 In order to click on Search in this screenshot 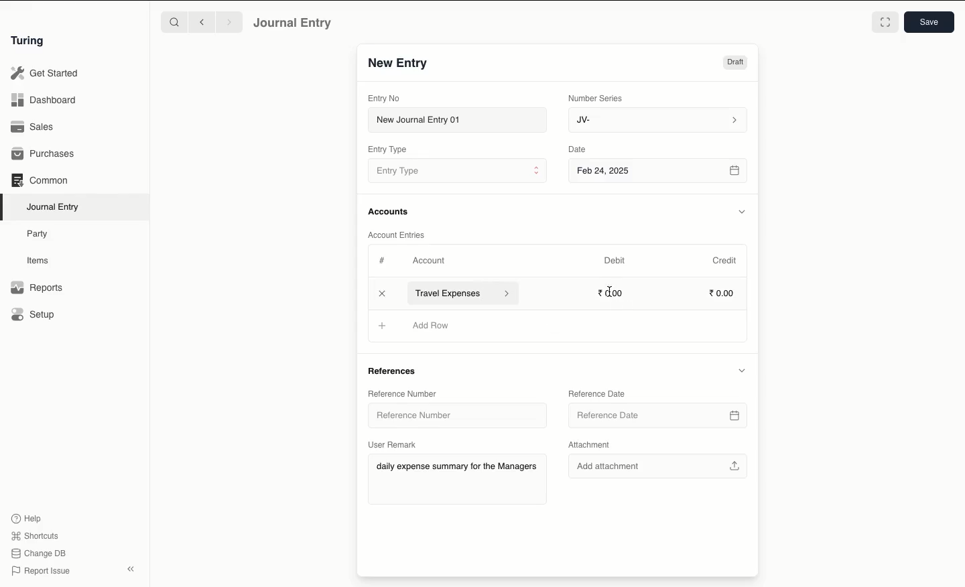, I will do `click(174, 21)`.